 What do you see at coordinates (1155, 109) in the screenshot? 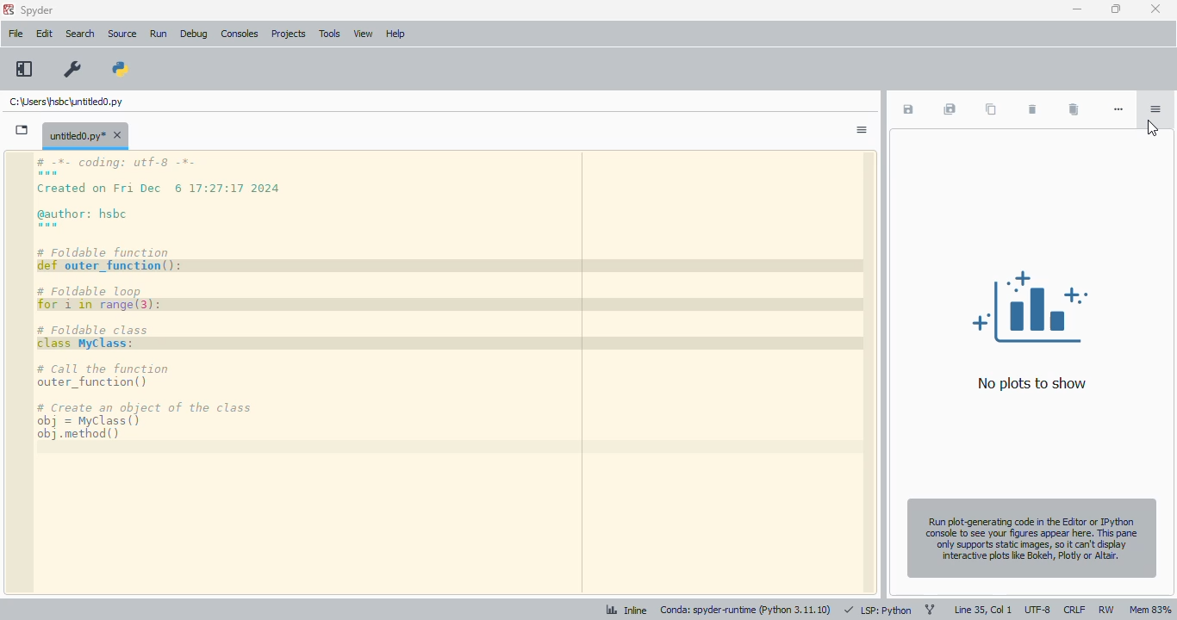
I see `options` at bounding box center [1155, 109].